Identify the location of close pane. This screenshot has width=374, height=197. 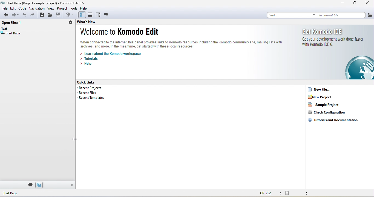
(72, 185).